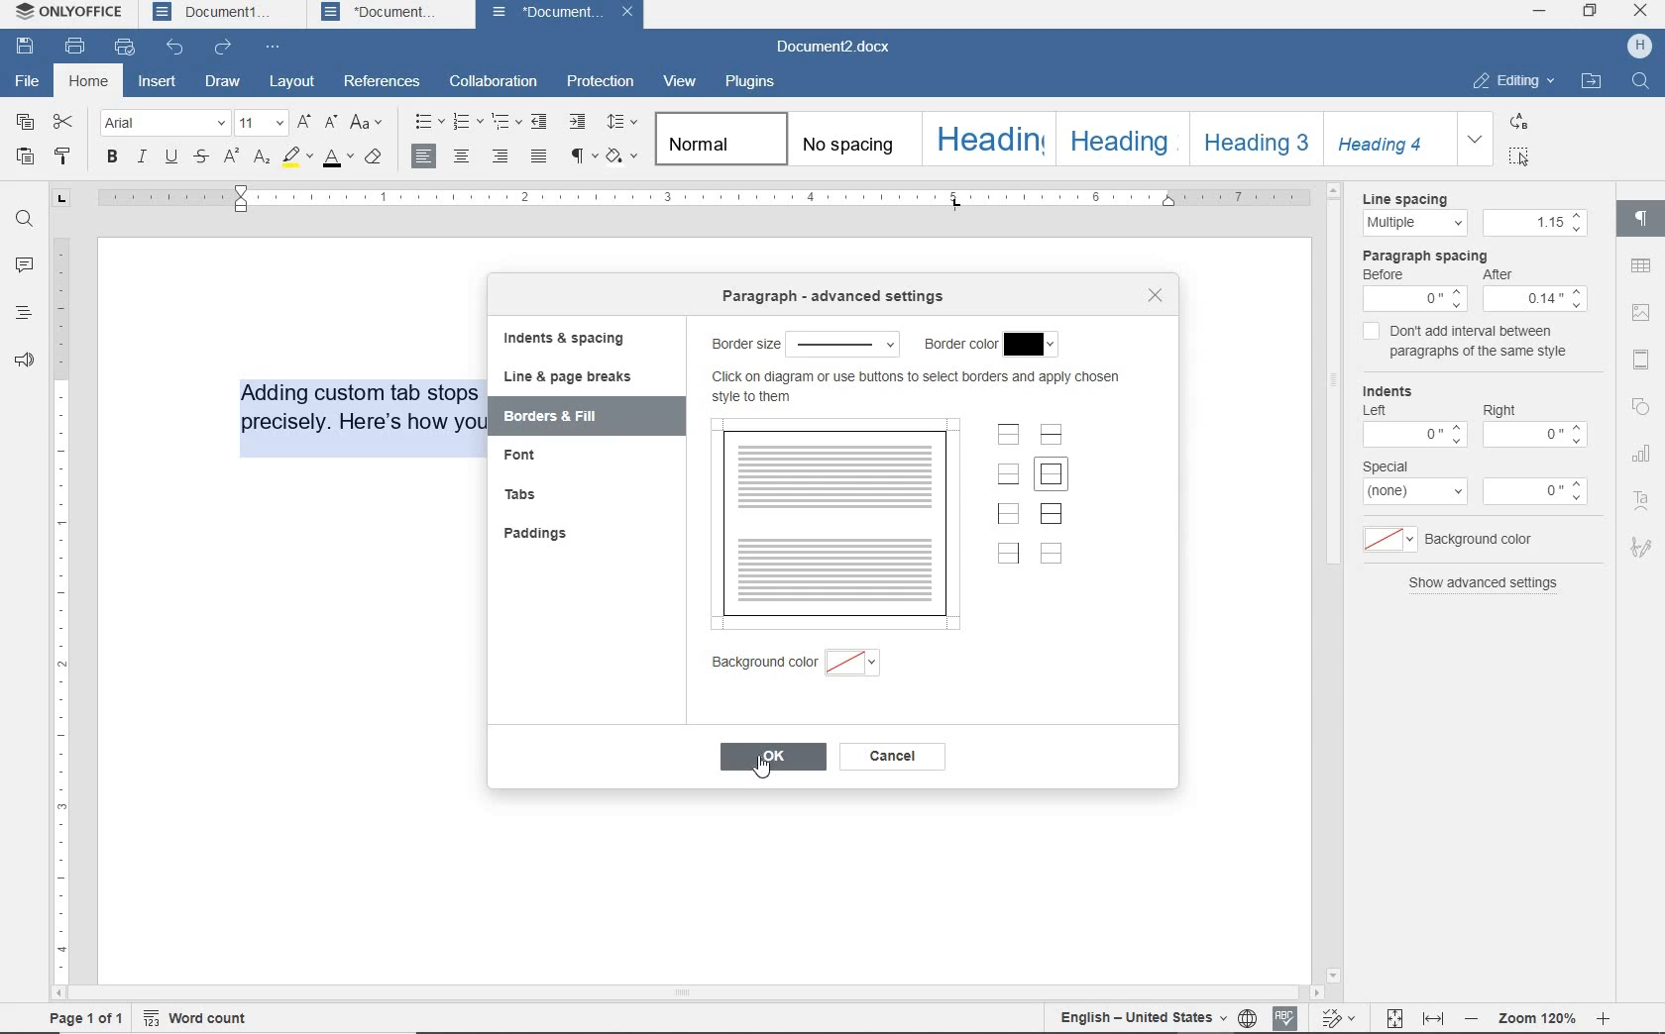 The height and width of the screenshot is (1034, 1665). What do you see at coordinates (1381, 411) in the screenshot?
I see `Left` at bounding box center [1381, 411].